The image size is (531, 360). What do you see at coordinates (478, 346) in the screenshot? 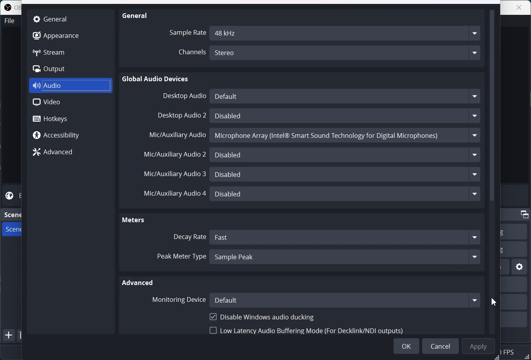
I see `Apply` at bounding box center [478, 346].